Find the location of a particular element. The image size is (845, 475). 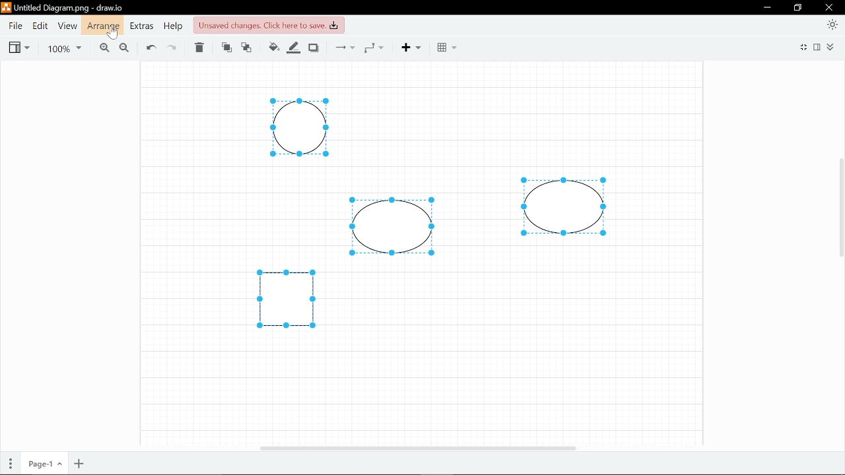

Add is located at coordinates (416, 47).